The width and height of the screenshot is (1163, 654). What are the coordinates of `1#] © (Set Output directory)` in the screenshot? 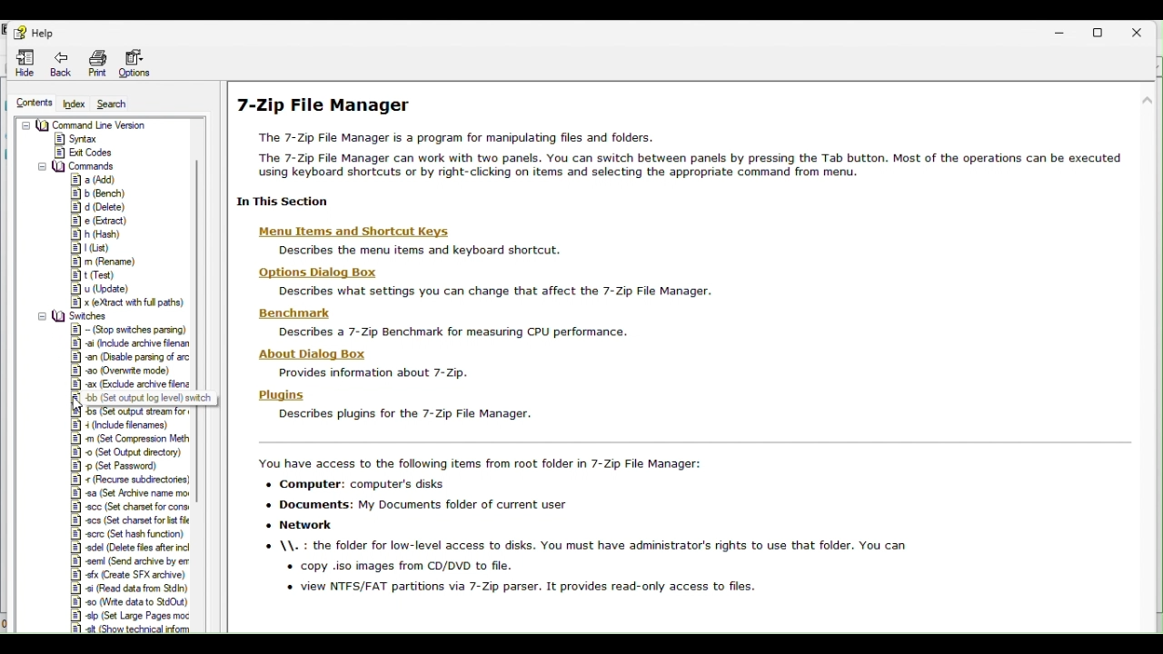 It's located at (130, 451).